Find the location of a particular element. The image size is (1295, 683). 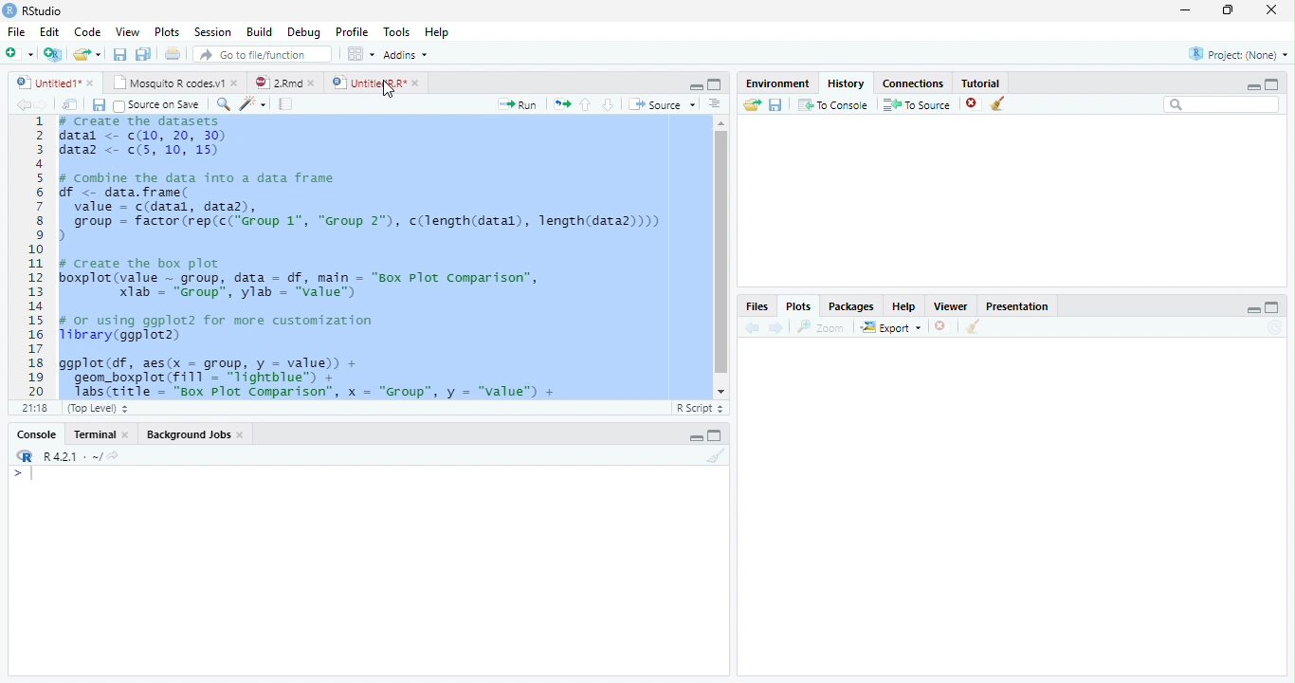

Load history from an existing file is located at coordinates (752, 105).